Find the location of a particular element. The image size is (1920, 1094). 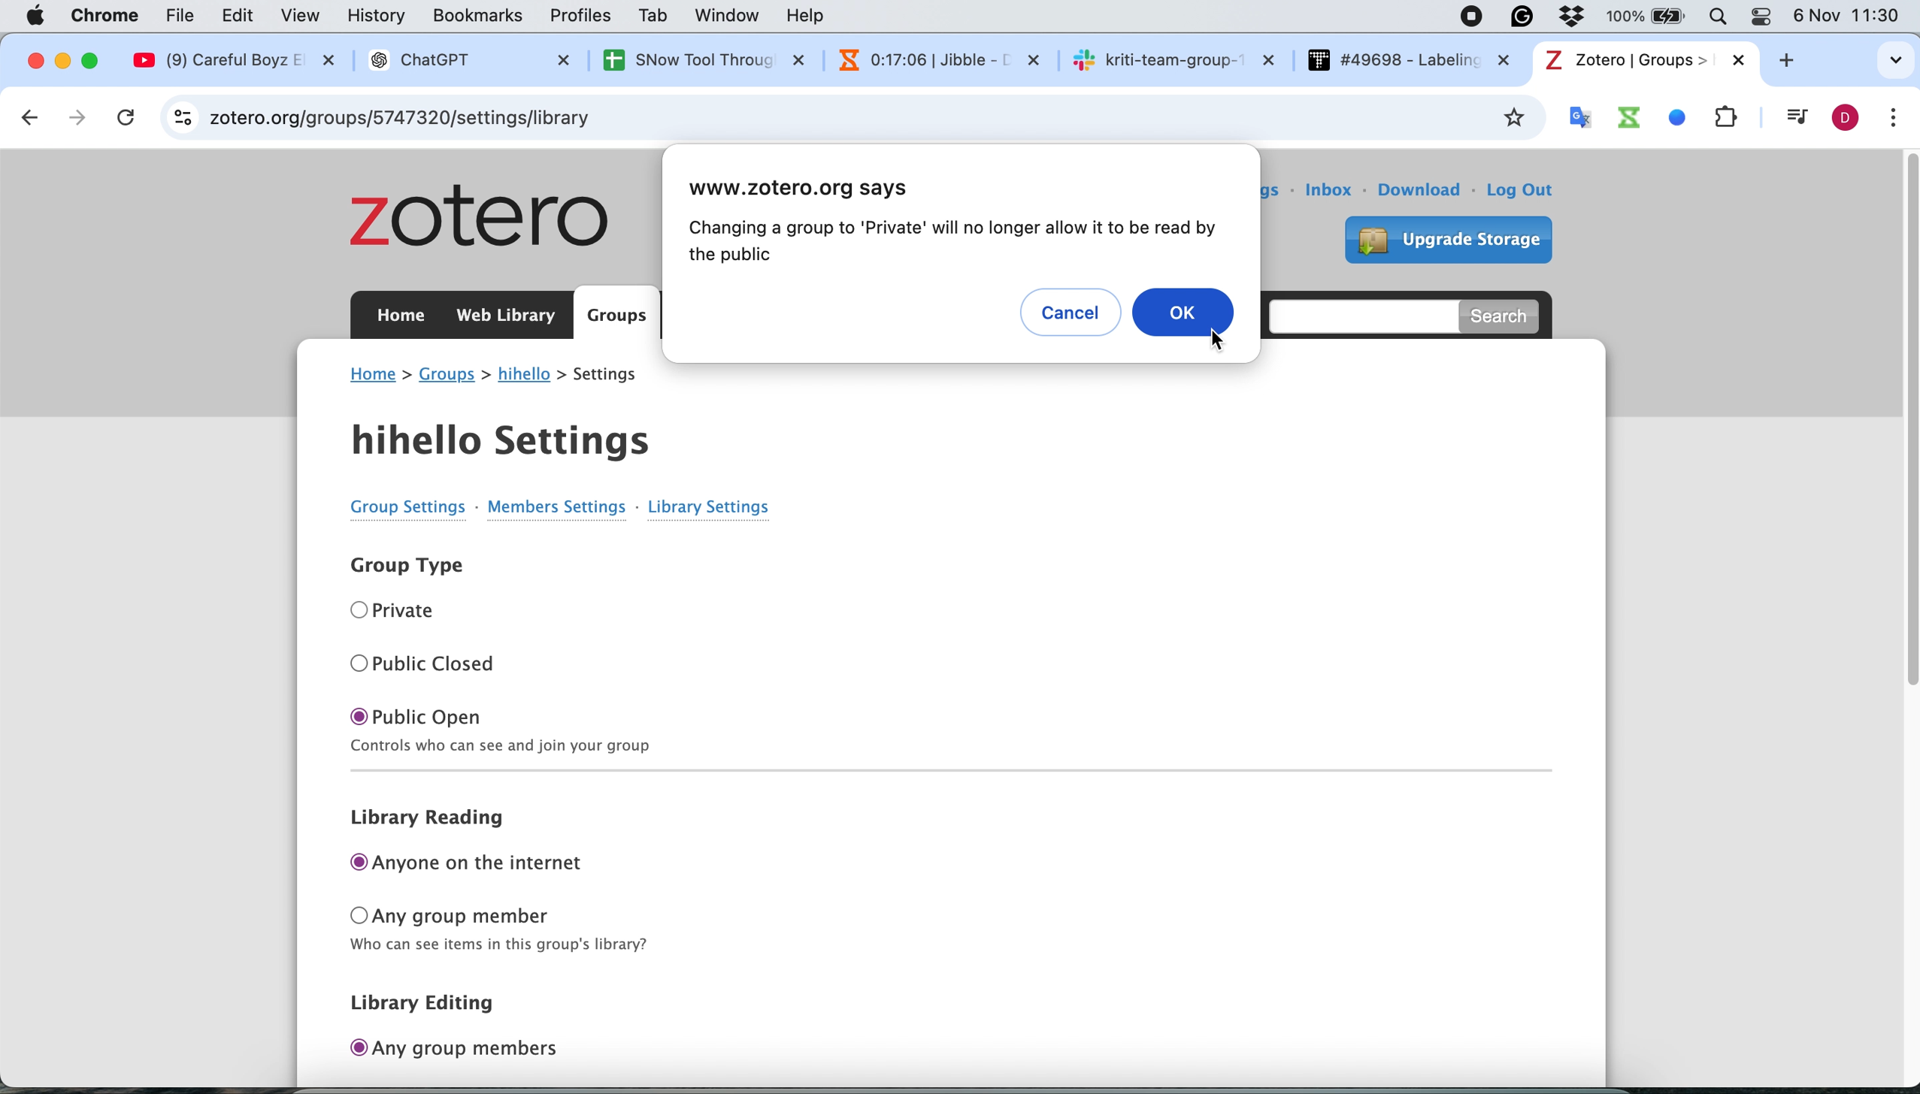

customise is located at coordinates (1894, 119).